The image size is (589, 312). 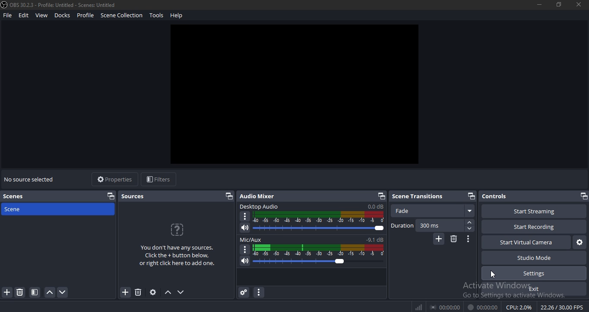 What do you see at coordinates (177, 229) in the screenshot?
I see `icon` at bounding box center [177, 229].